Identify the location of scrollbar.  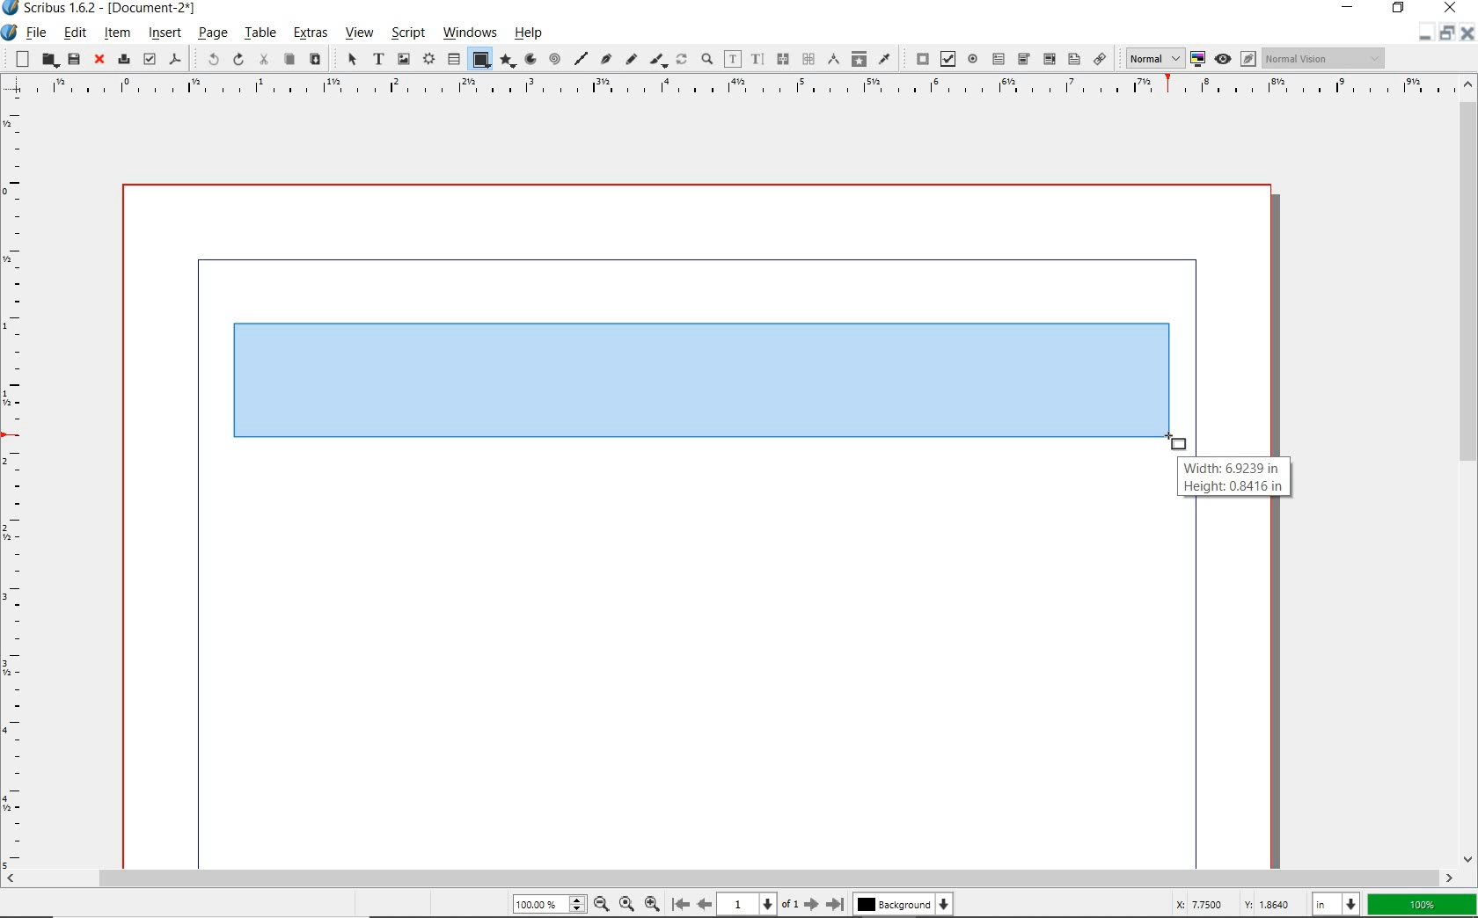
(730, 877).